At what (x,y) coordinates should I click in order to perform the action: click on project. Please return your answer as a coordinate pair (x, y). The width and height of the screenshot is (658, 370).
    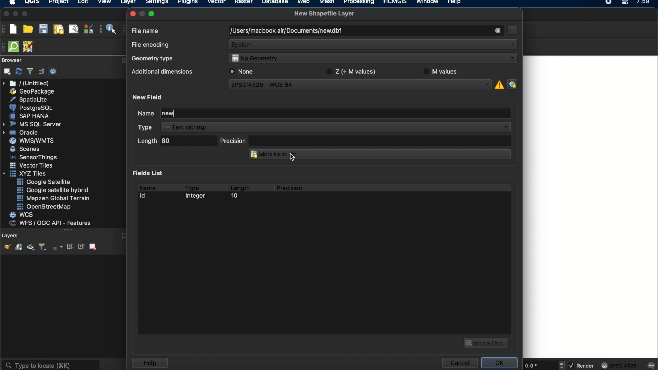
    Looking at the image, I should click on (58, 3).